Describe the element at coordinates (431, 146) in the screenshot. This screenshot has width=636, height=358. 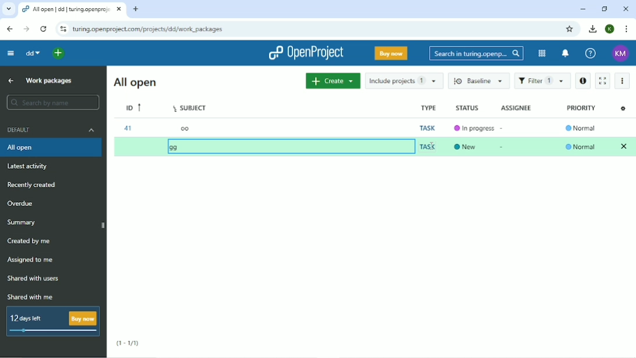
I see `Cursor` at that location.